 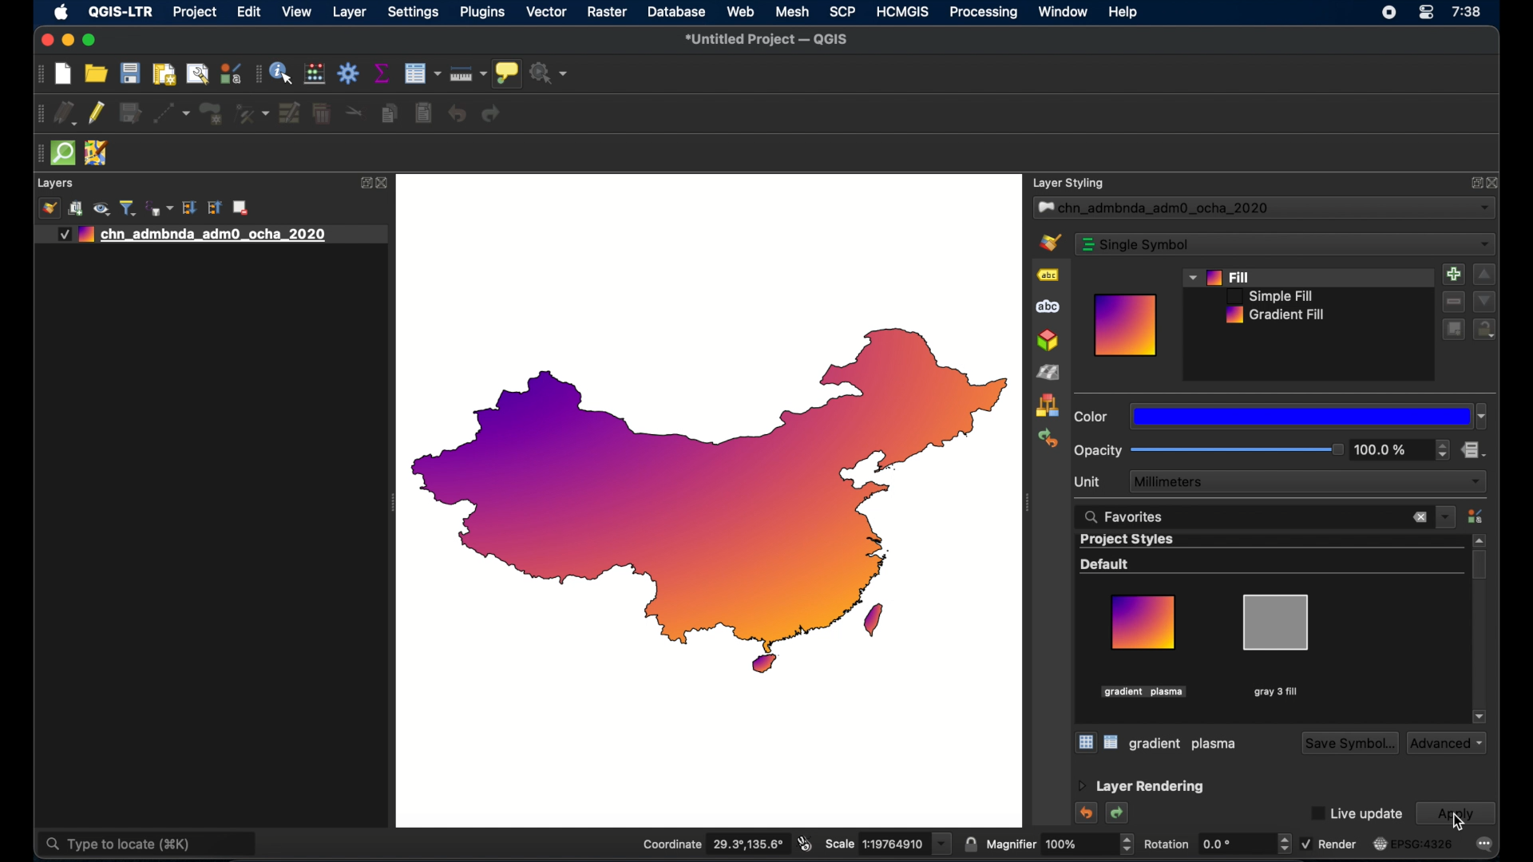 What do you see at coordinates (766, 39) in the screenshot?
I see `untitled project - QGIS` at bounding box center [766, 39].